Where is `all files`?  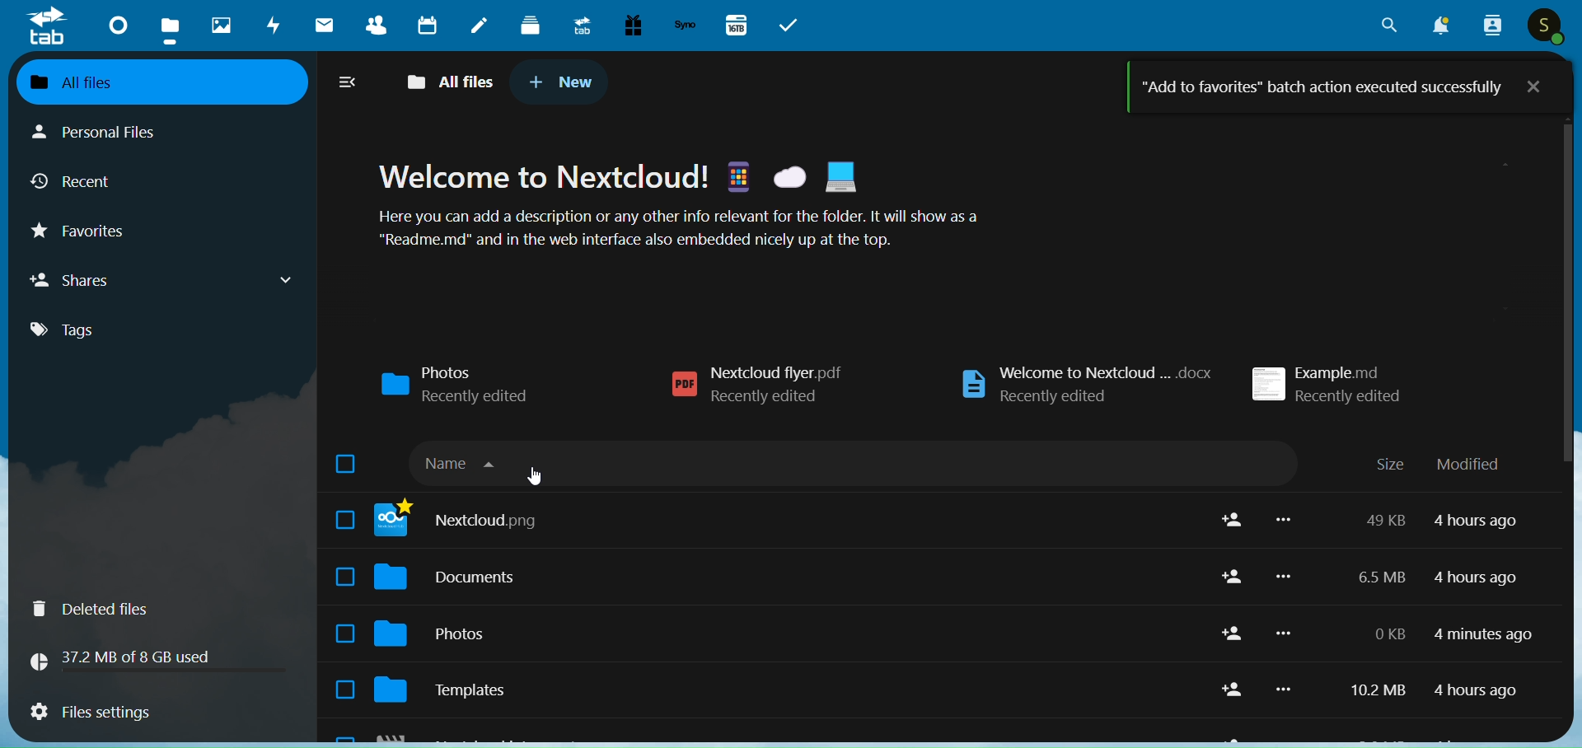
all files is located at coordinates (447, 82).